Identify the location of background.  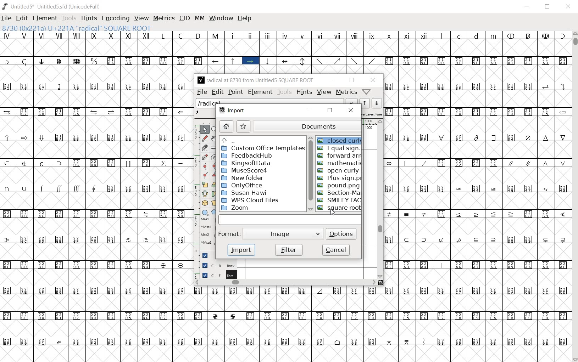
(215, 265).